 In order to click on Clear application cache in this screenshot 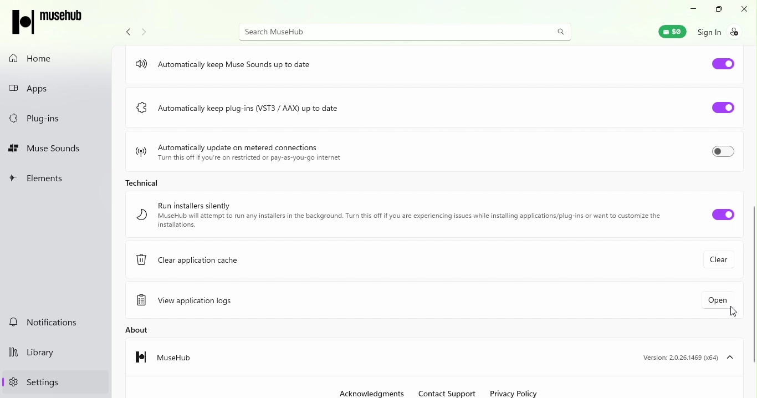, I will do `click(189, 257)`.